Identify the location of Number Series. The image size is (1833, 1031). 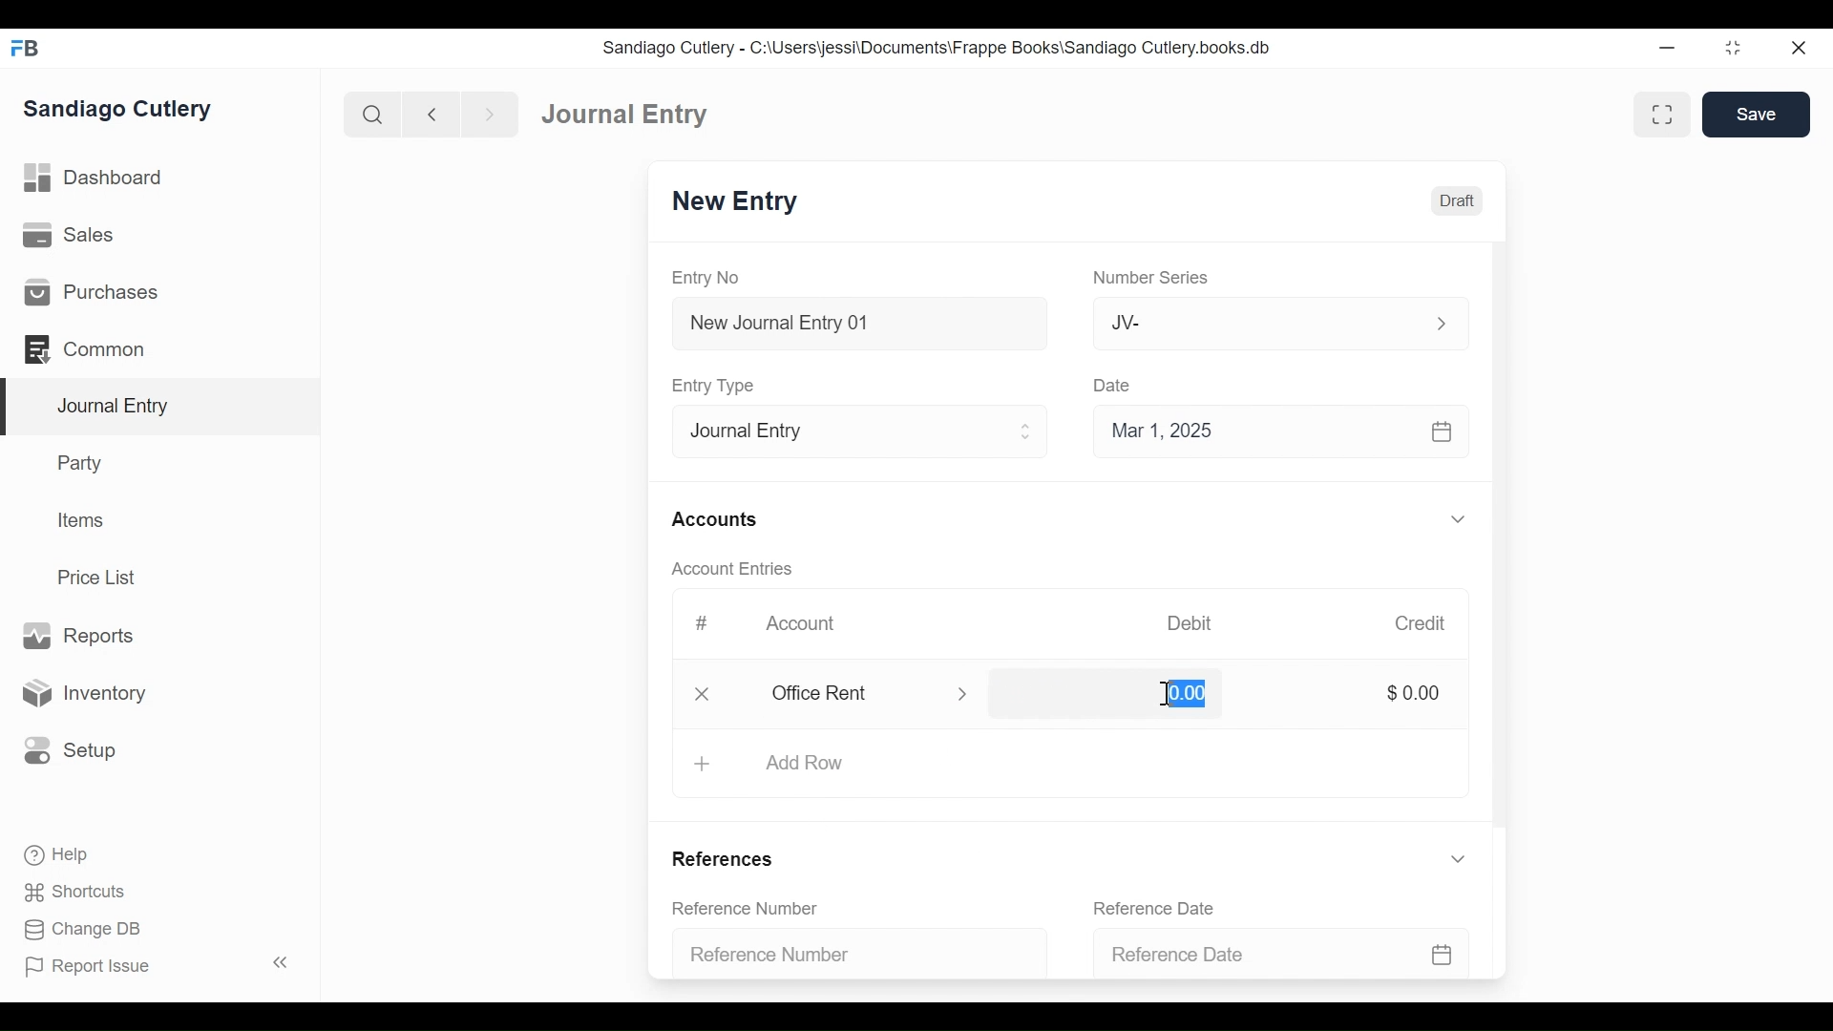
(1148, 278).